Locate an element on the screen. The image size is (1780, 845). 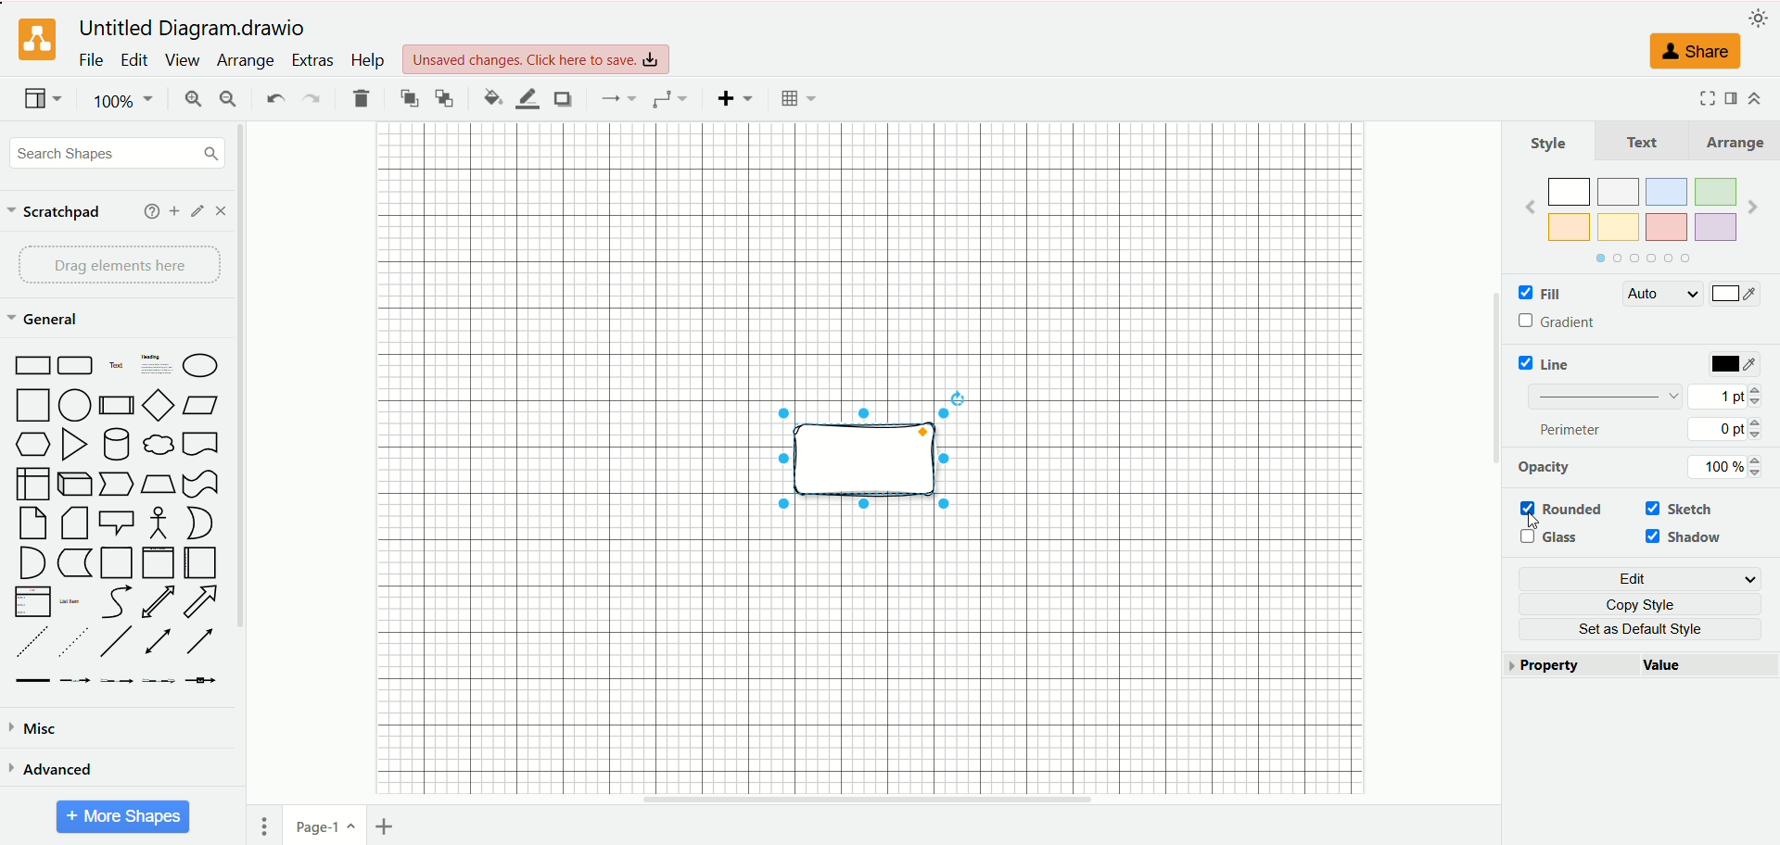
table is located at coordinates (798, 98).